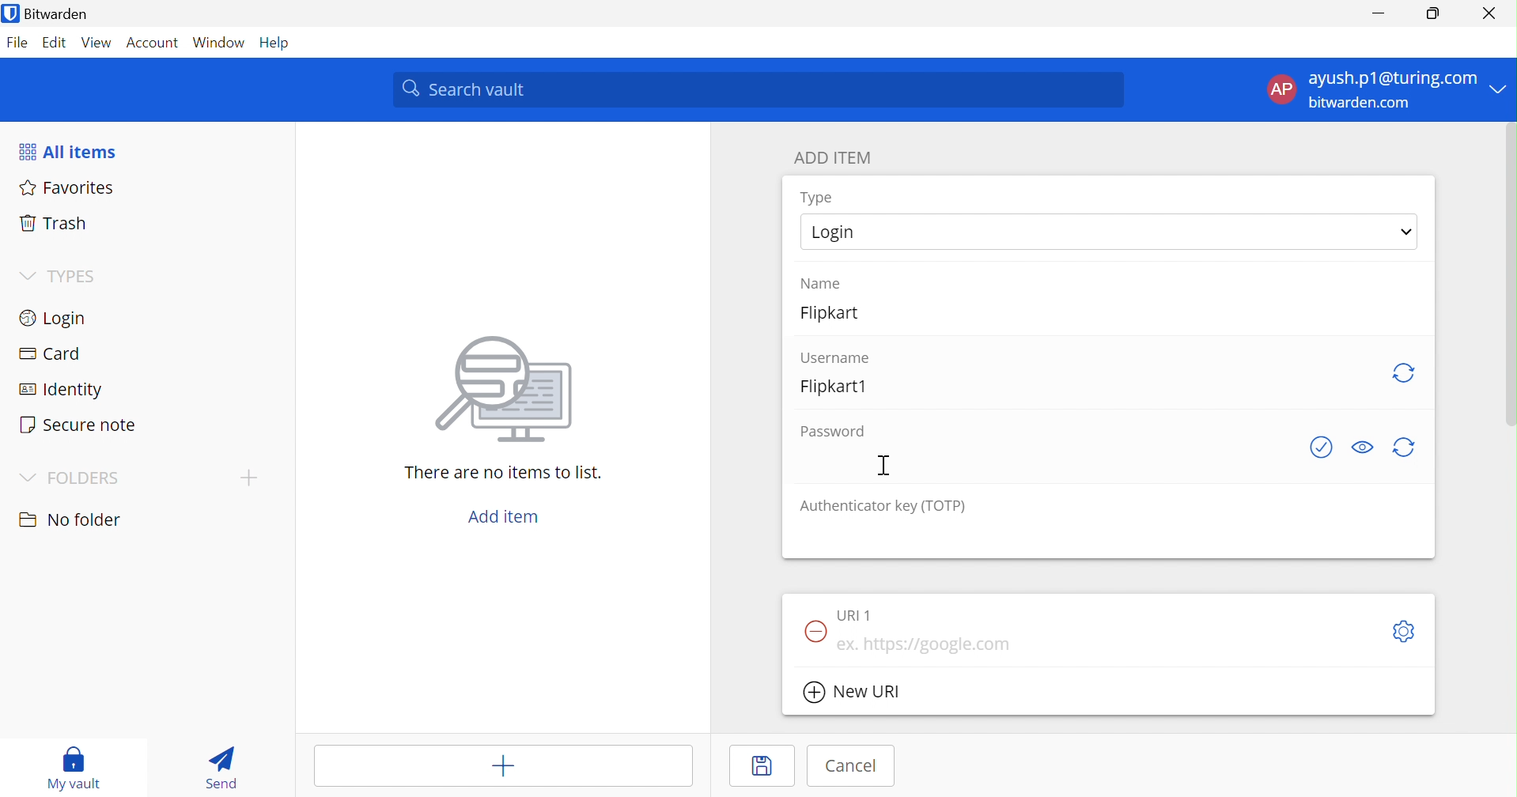  What do you see at coordinates (1375, 13) in the screenshot?
I see `Minimize` at bounding box center [1375, 13].